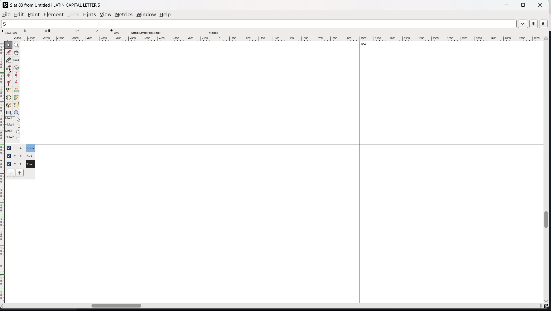 The width and height of the screenshot is (551, 311). I want to click on pointer, so click(9, 45).